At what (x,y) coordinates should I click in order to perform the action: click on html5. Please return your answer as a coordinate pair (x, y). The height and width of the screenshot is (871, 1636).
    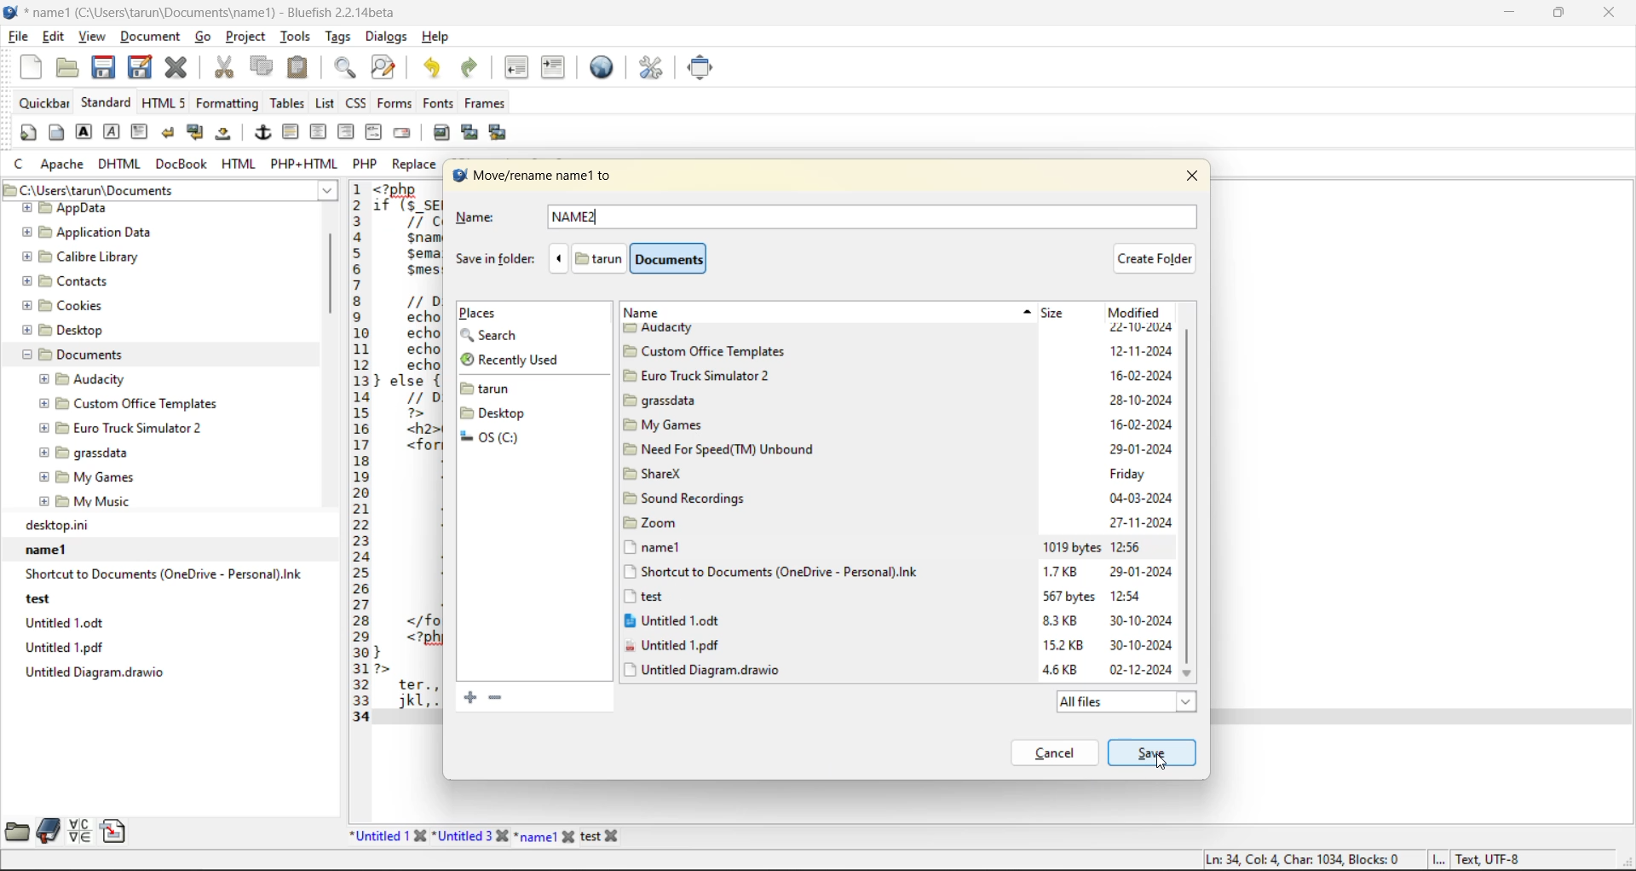
    Looking at the image, I should click on (164, 104).